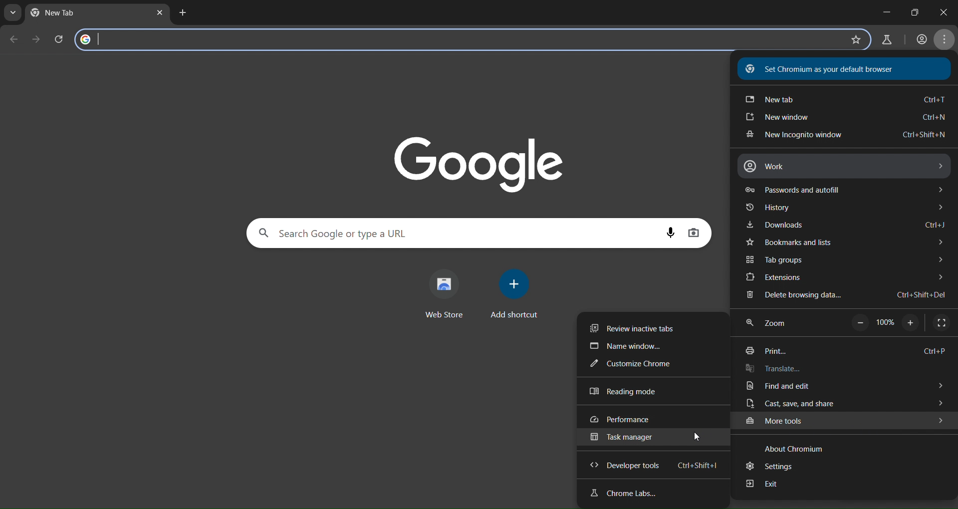 This screenshot has width=958, height=509. Describe the element at coordinates (773, 467) in the screenshot. I see `settings` at that location.